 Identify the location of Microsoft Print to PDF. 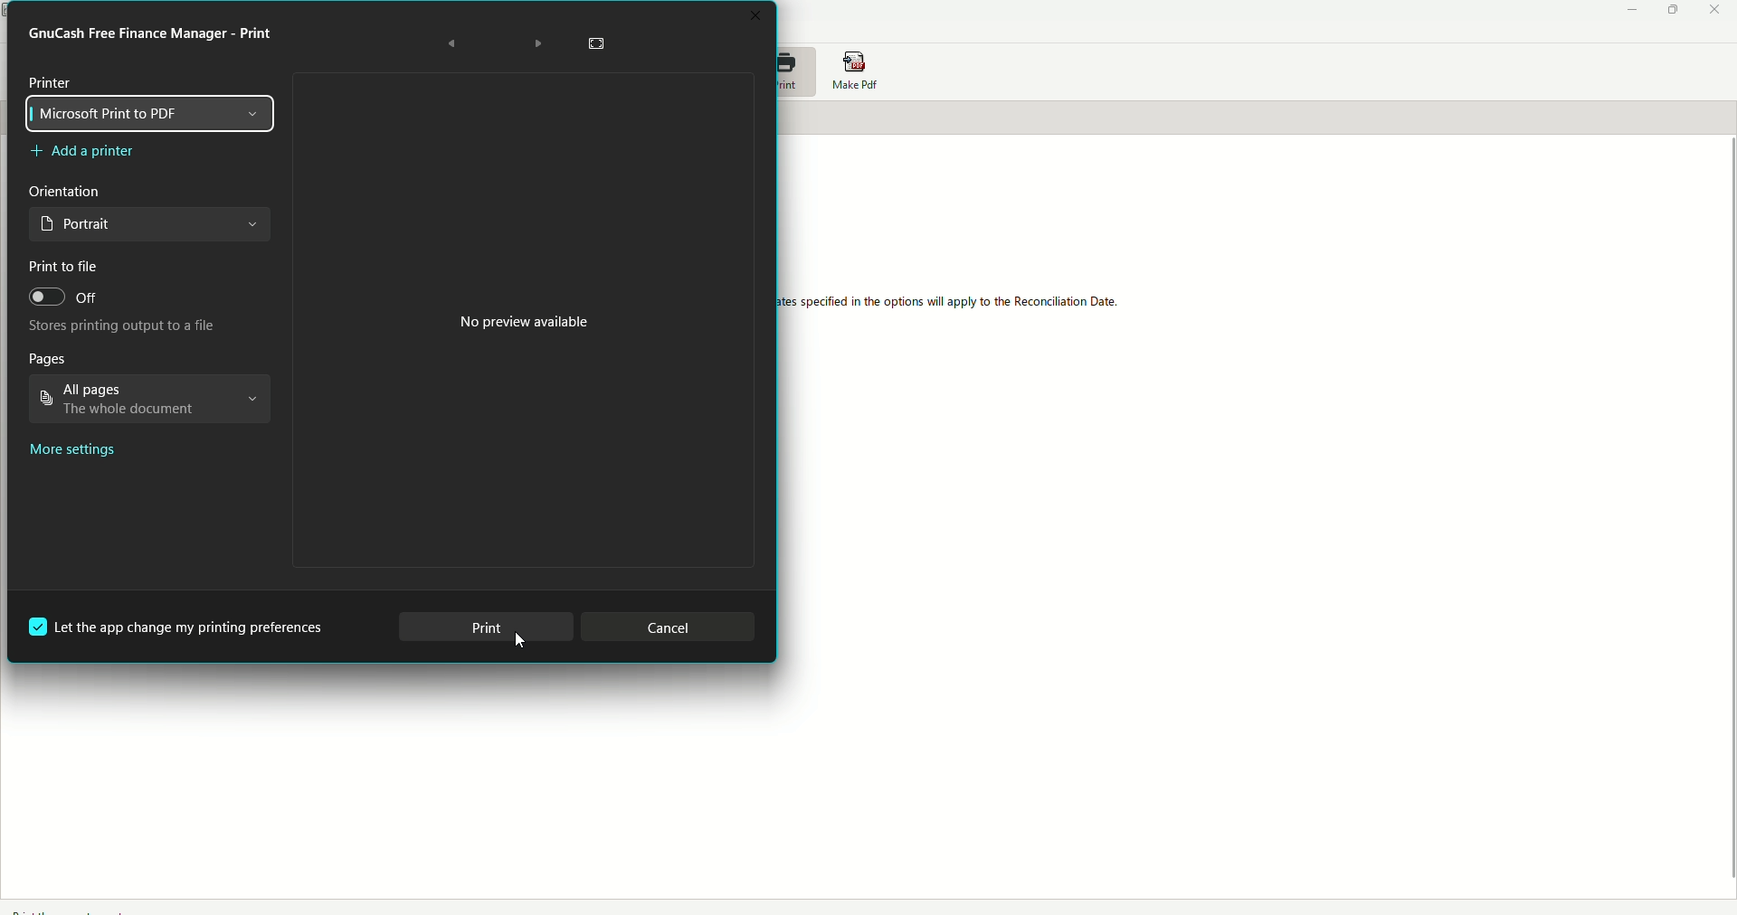
(149, 114).